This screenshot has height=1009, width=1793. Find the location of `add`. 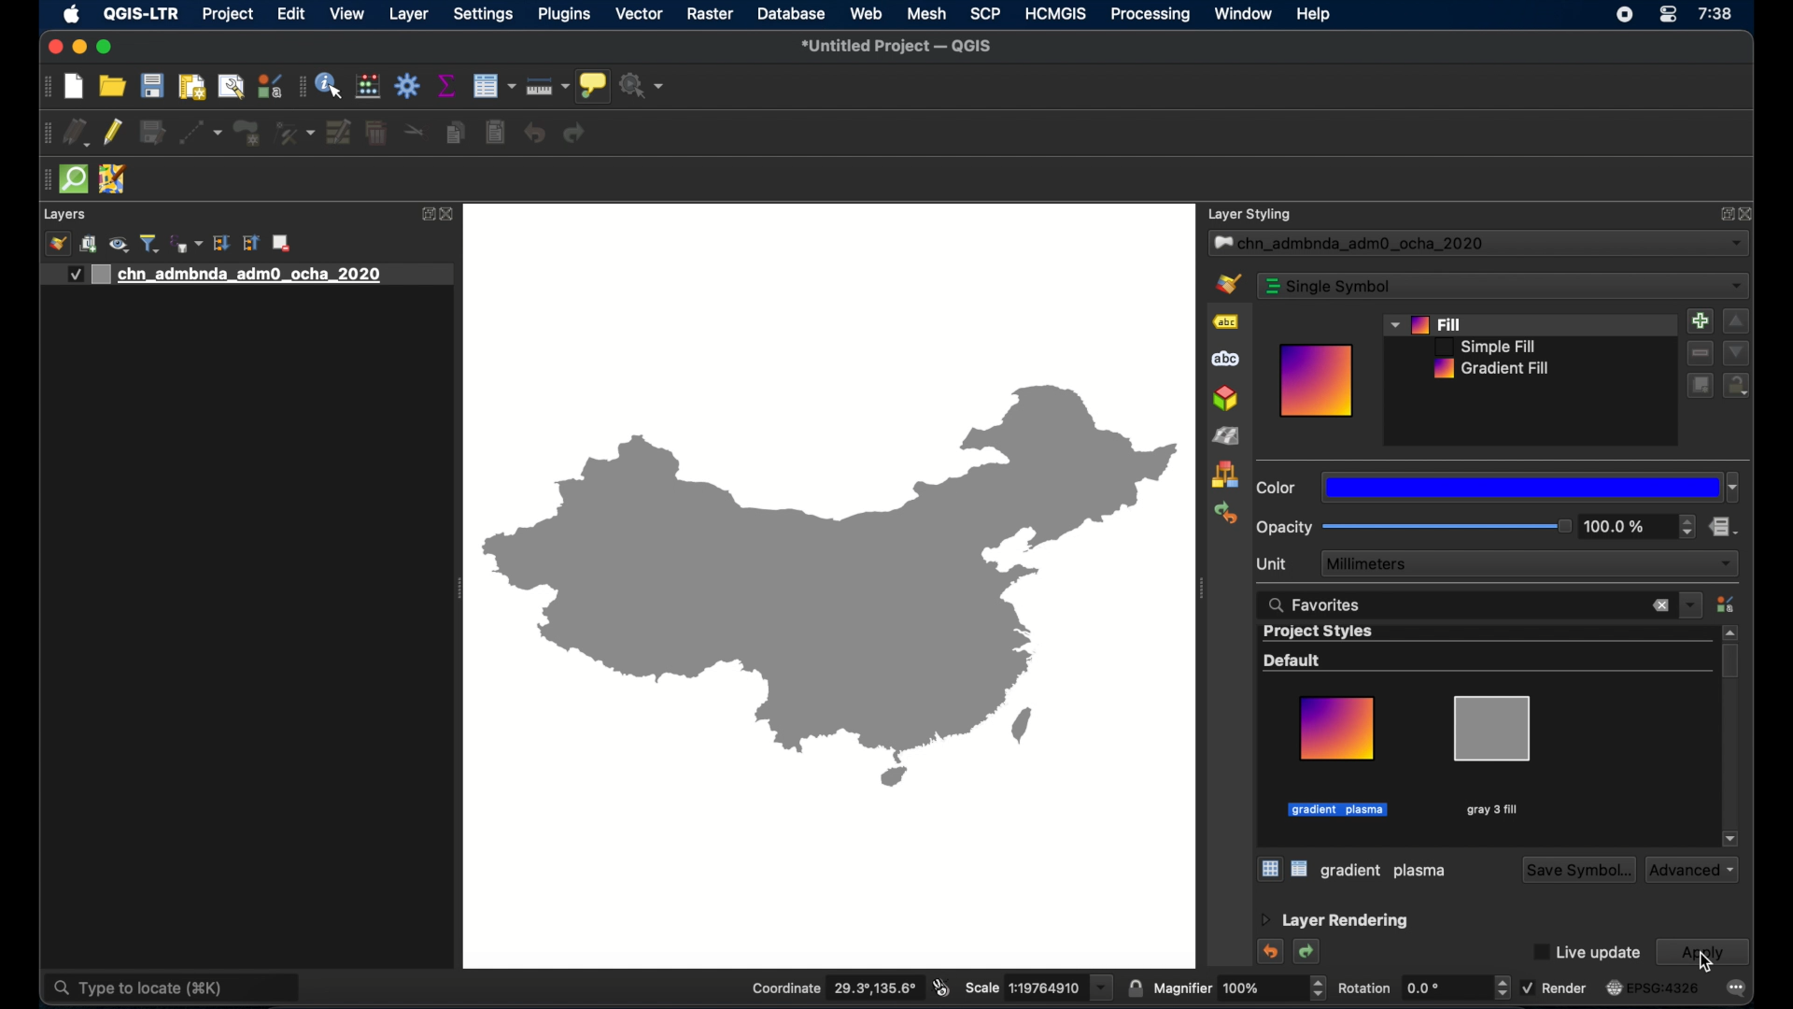

add is located at coordinates (1701, 321).